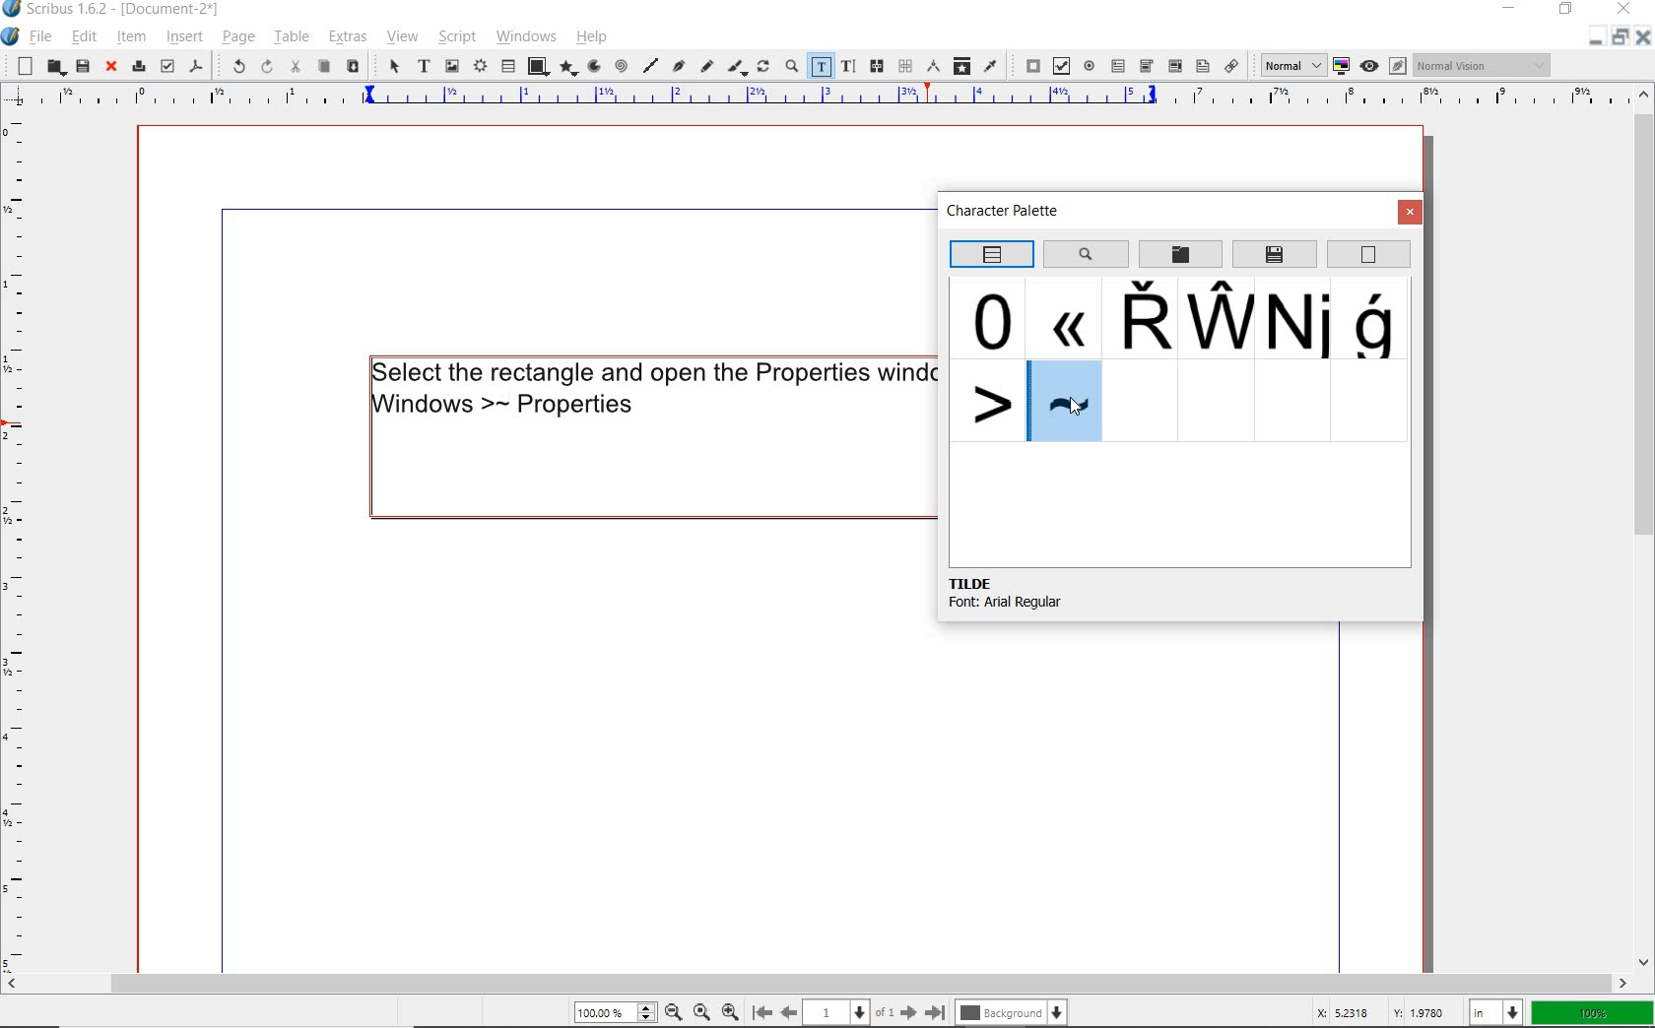  I want to click on minimise, so click(1592, 40).